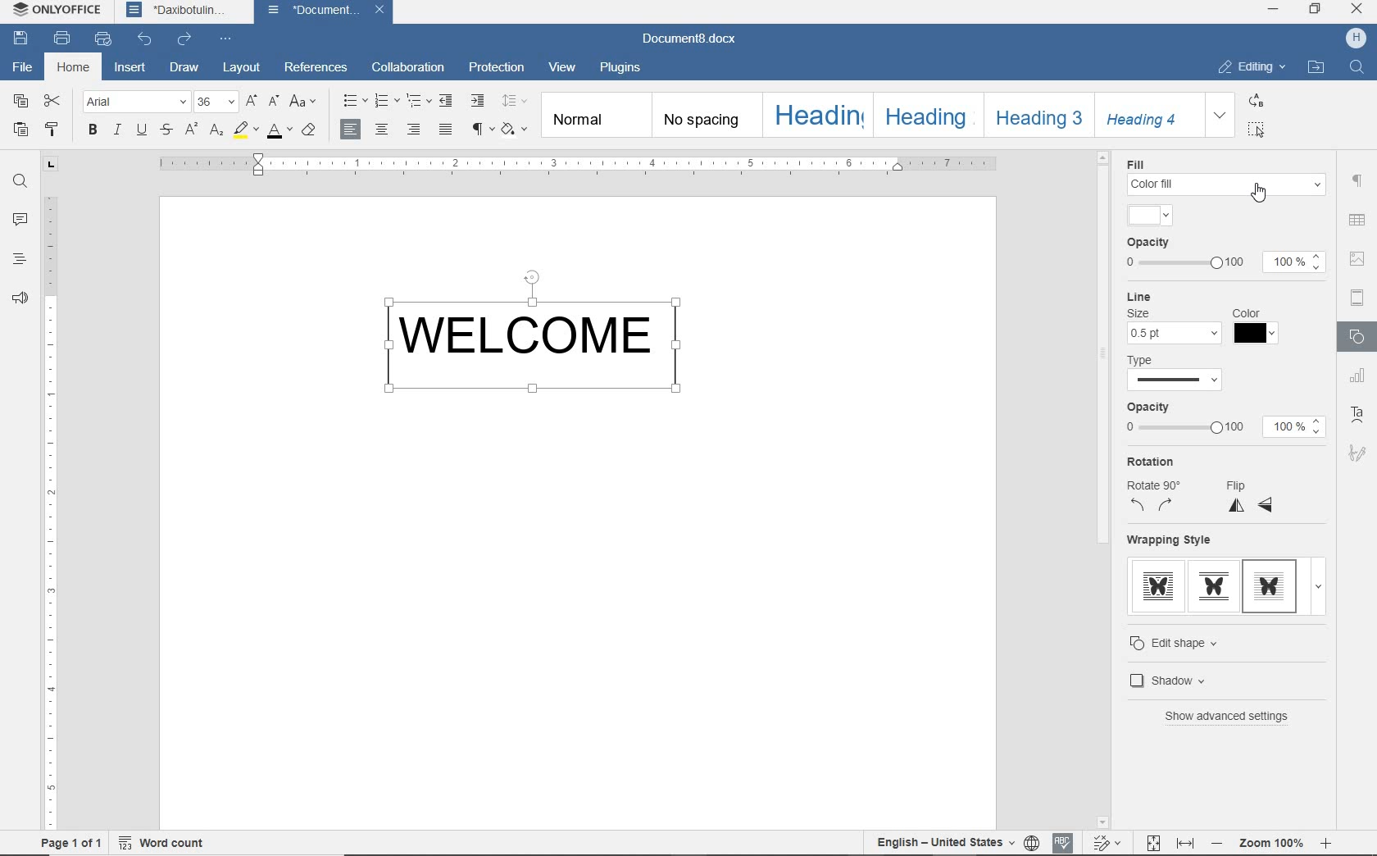 Image resolution: width=1377 pixels, height=856 pixels. Describe the element at coordinates (1286, 262) in the screenshot. I see `100 %` at that location.